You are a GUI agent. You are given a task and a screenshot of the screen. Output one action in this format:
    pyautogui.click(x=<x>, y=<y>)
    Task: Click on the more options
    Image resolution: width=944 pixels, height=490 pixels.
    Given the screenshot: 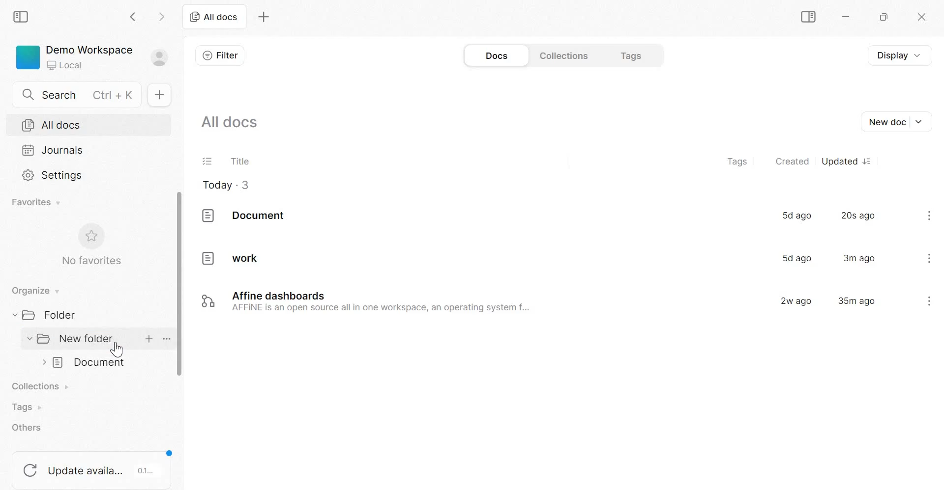 What is the action you would take?
    pyautogui.click(x=166, y=338)
    